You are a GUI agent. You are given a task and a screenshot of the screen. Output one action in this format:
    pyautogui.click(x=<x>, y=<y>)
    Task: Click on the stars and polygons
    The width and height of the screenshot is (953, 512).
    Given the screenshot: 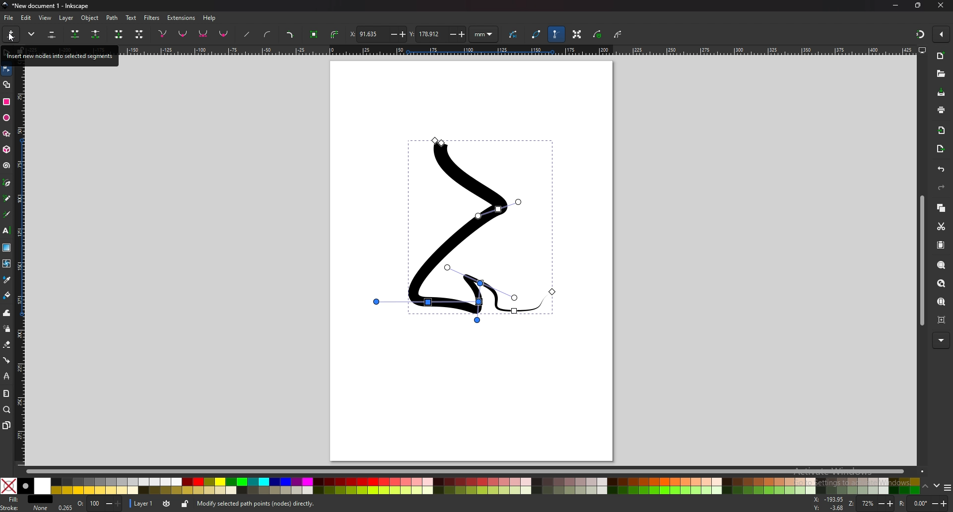 What is the action you would take?
    pyautogui.click(x=6, y=133)
    